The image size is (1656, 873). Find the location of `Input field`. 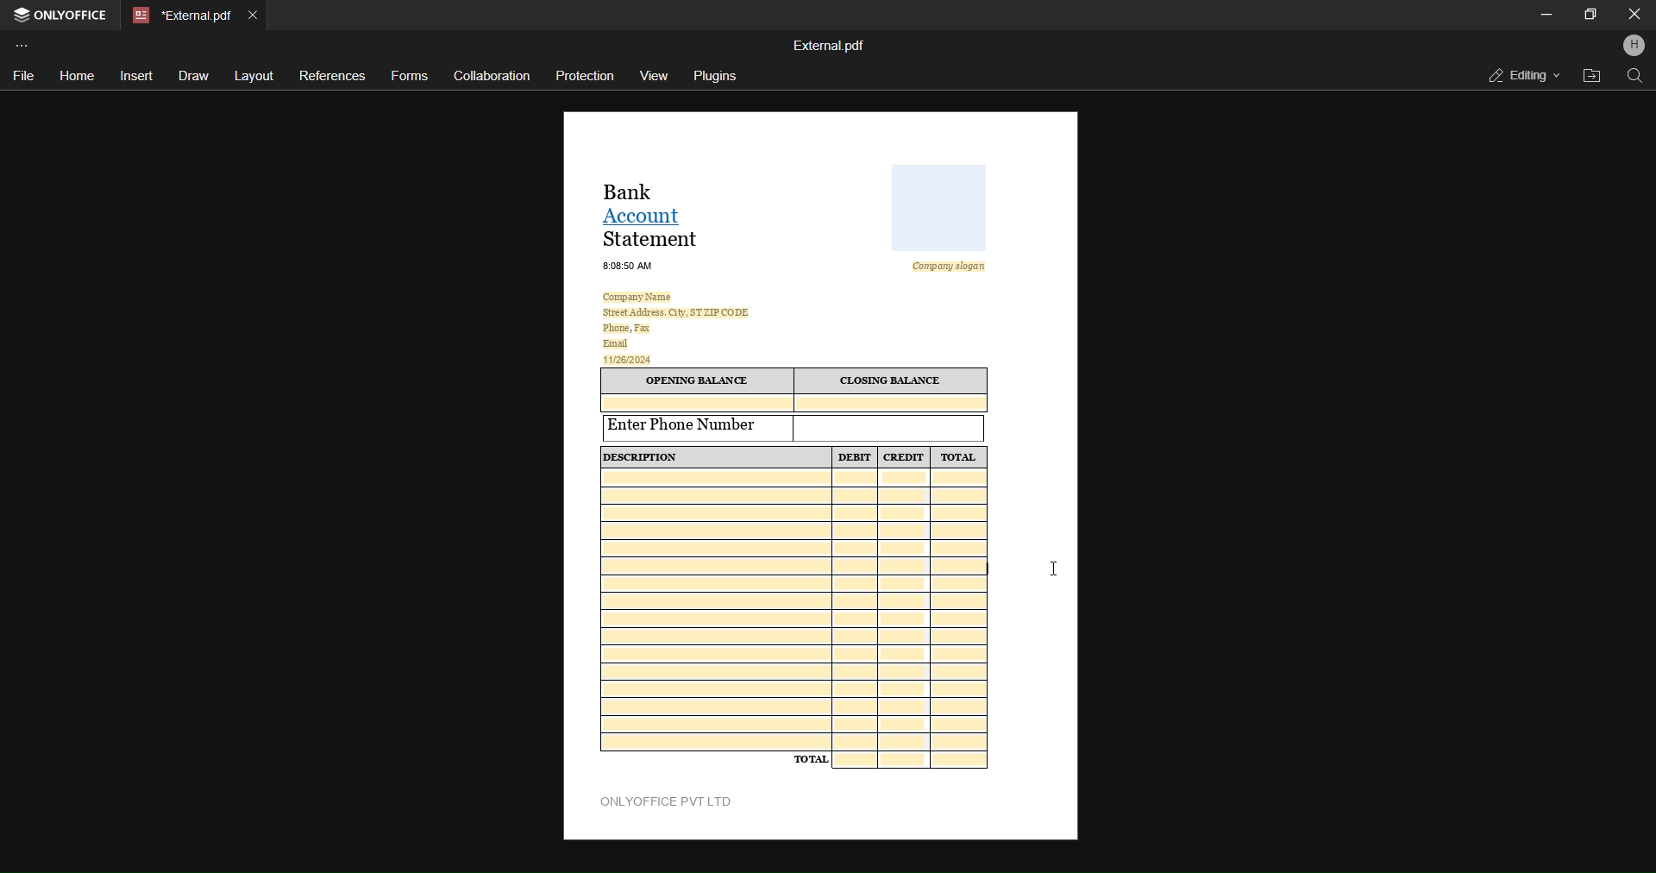

Input field is located at coordinates (890, 427).